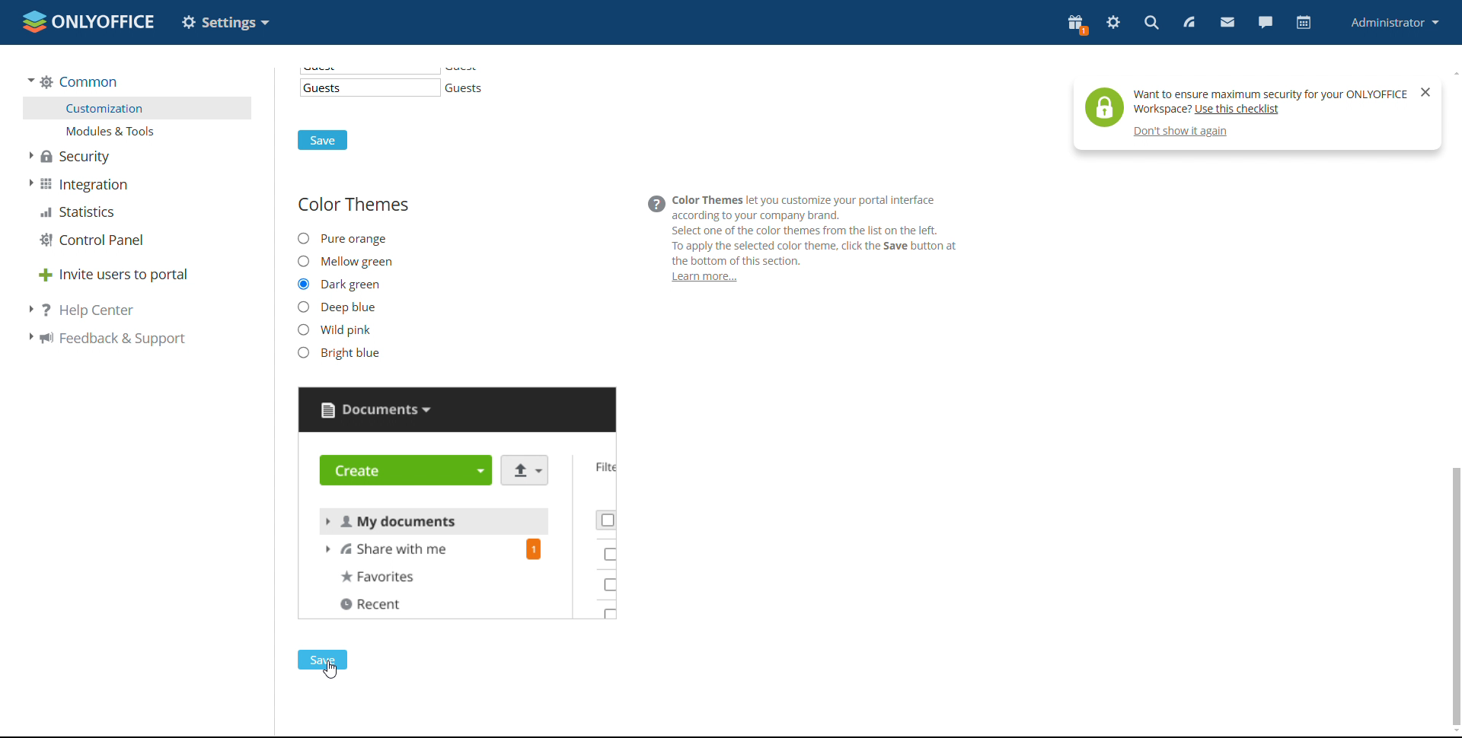 This screenshot has width=1462, height=738. I want to click on sctoll bar, so click(1448, 519).